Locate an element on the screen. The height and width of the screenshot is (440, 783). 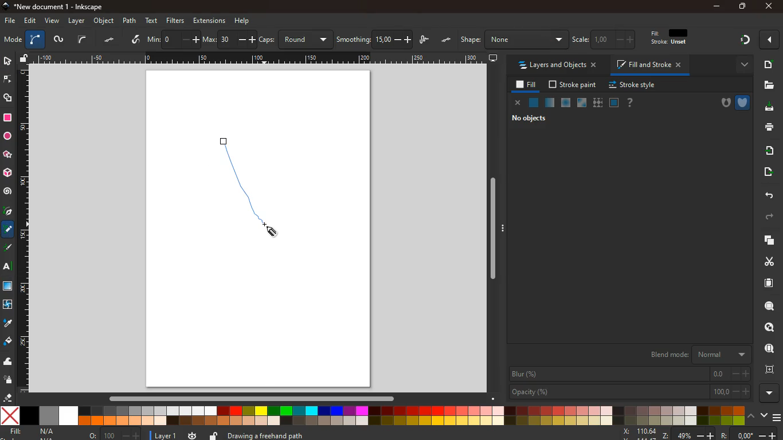
path is located at coordinates (129, 21).